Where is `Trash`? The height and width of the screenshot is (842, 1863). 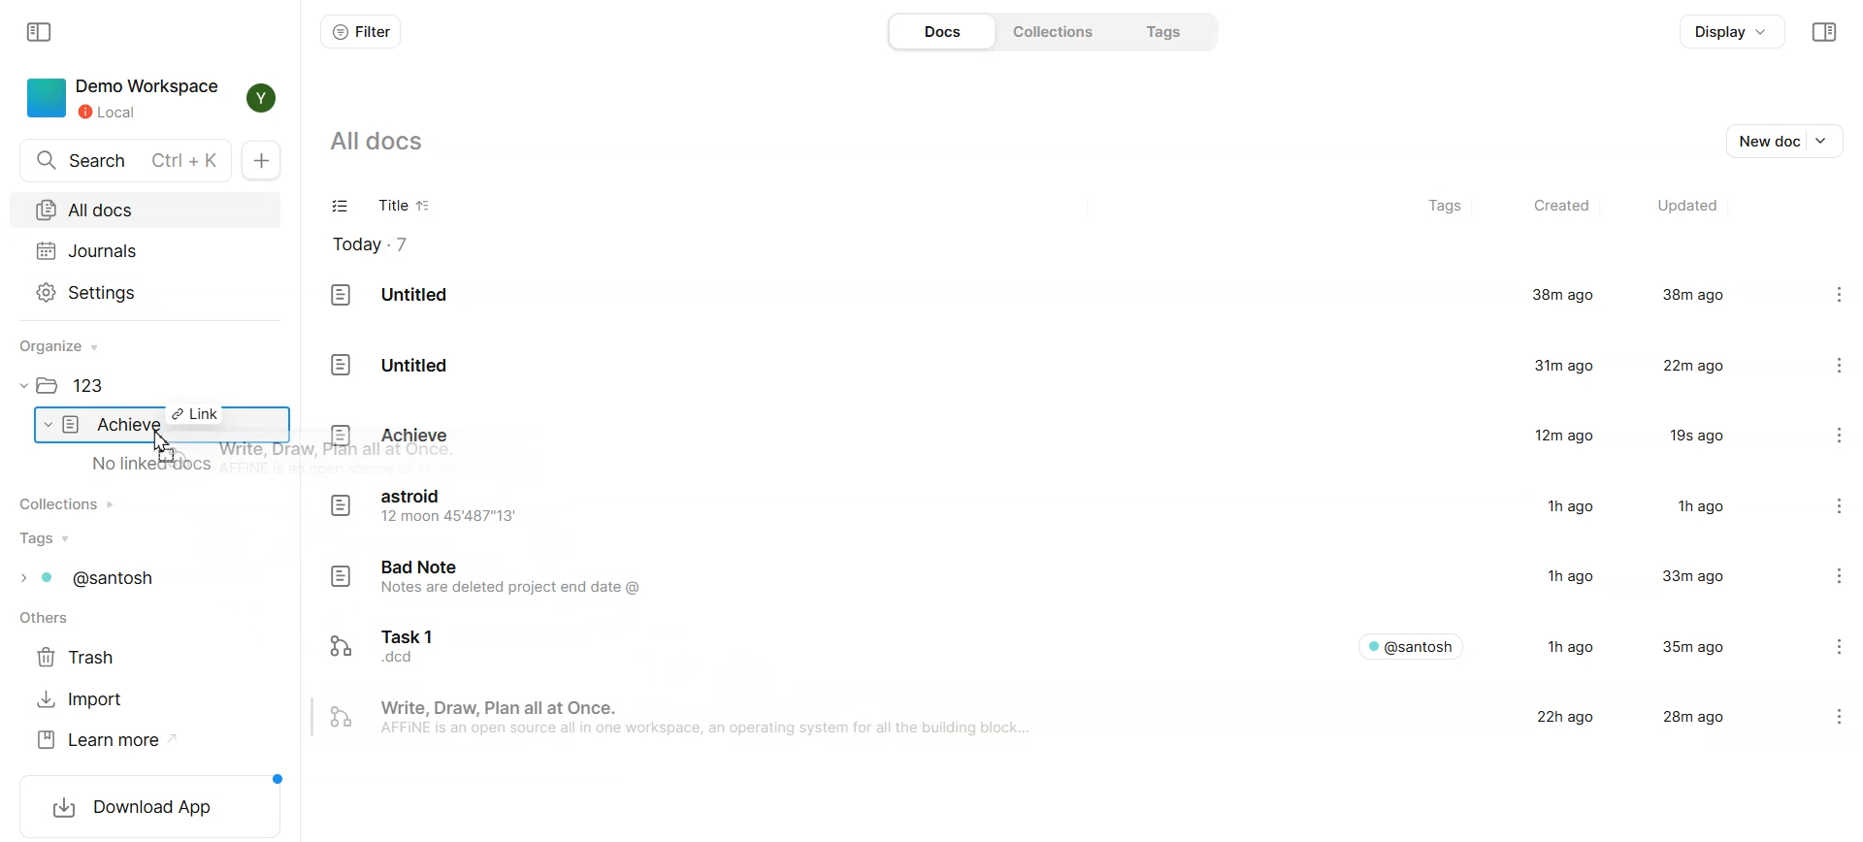 Trash is located at coordinates (82, 658).